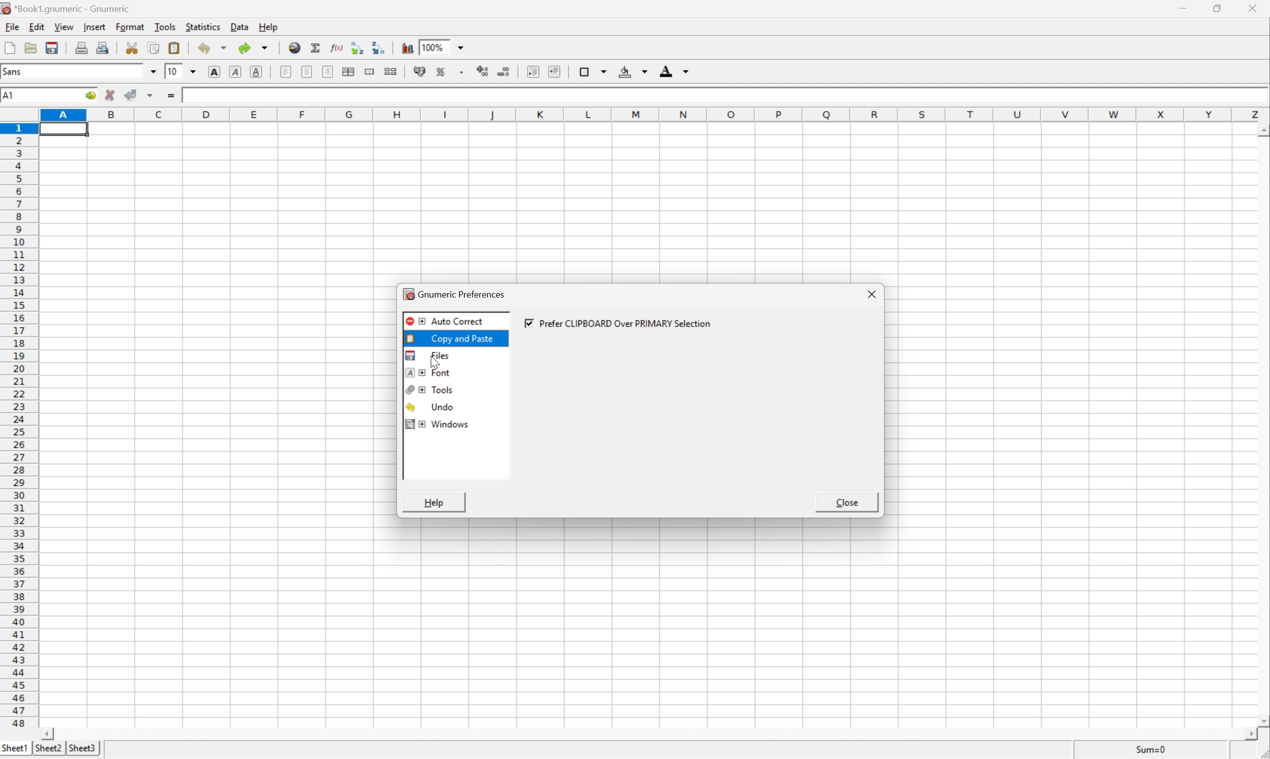 The width and height of the screenshot is (1270, 759). What do you see at coordinates (102, 47) in the screenshot?
I see `print preview` at bounding box center [102, 47].